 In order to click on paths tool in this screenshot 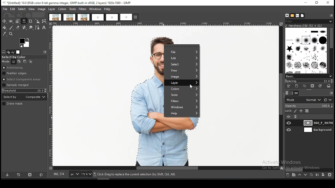, I will do `click(38, 28)`.